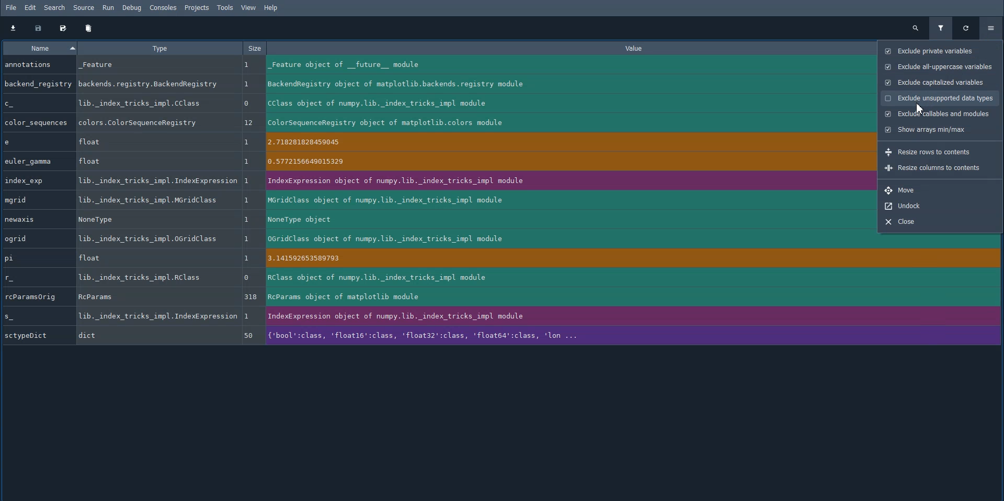  What do you see at coordinates (570, 334) in the screenshot?
I see `{'bool':class, 'floatl6':class, 'float32':class, 'float64':class, 'lon ...` at bounding box center [570, 334].